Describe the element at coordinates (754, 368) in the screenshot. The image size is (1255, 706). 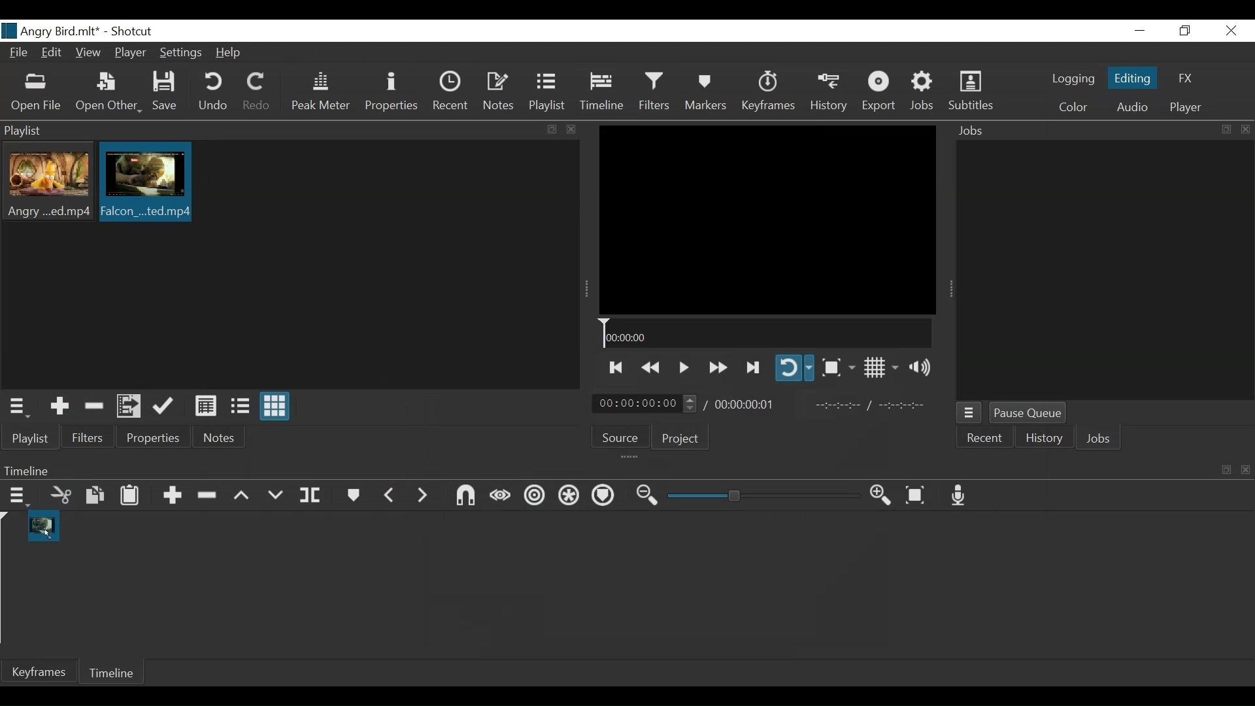
I see `Skip to the next point` at that location.